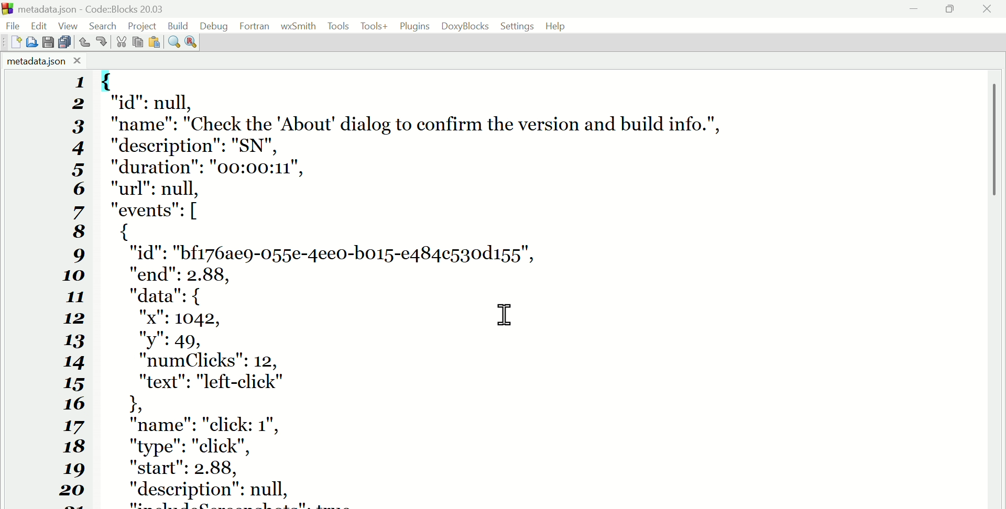  I want to click on Copy, so click(137, 42).